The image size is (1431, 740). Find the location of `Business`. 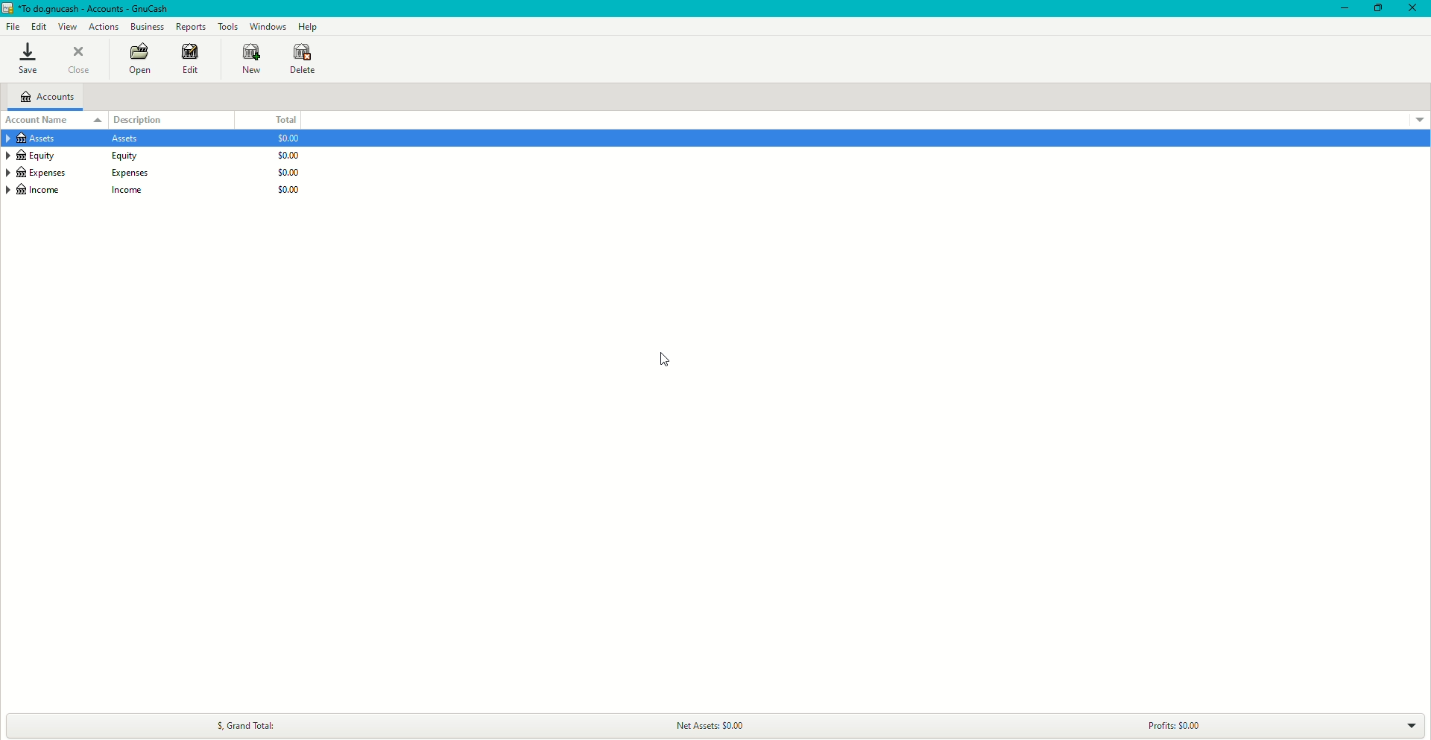

Business is located at coordinates (148, 28).